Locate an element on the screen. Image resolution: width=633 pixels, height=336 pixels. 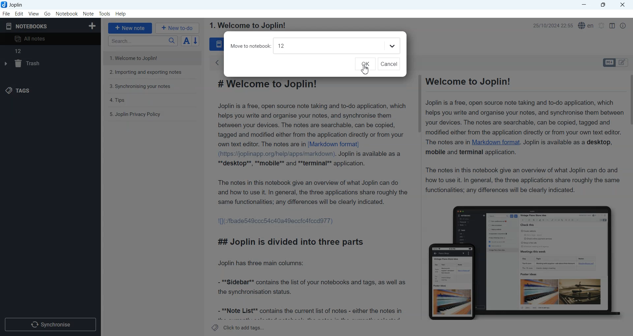
Close is located at coordinates (622, 5).